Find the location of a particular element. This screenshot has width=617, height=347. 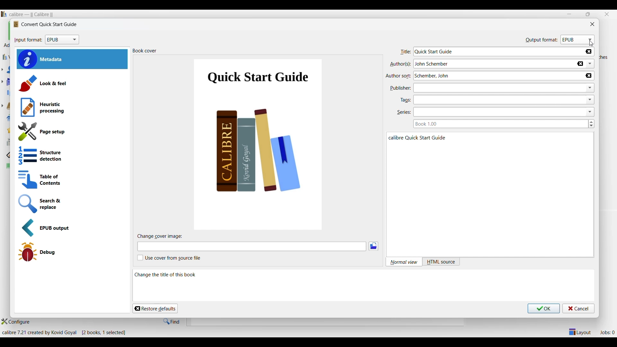

Show/Hide parts of layout is located at coordinates (579, 332).